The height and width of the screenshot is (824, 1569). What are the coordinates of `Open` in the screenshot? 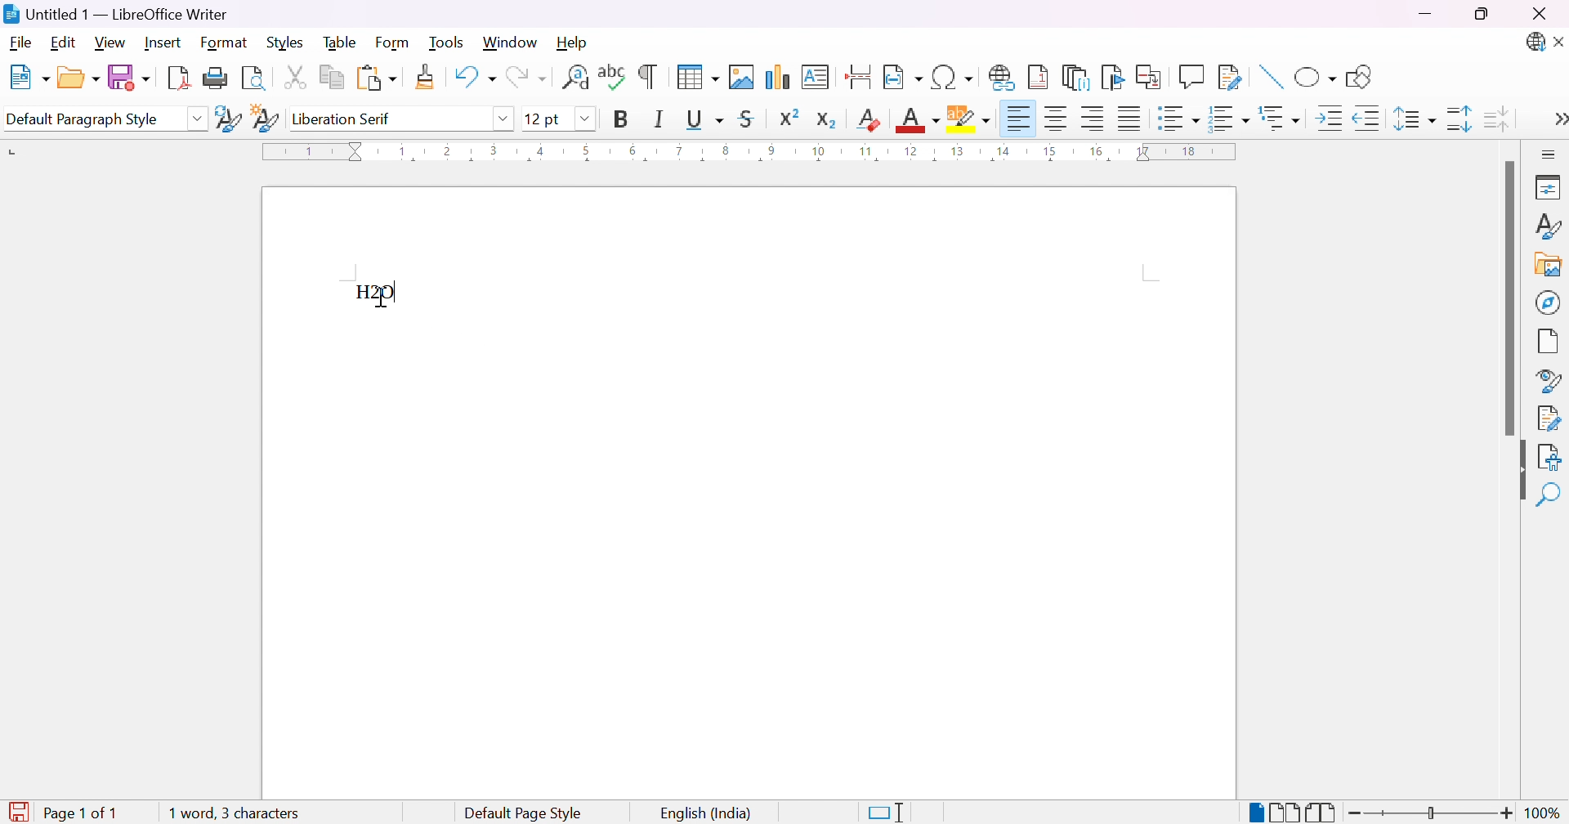 It's located at (78, 76).